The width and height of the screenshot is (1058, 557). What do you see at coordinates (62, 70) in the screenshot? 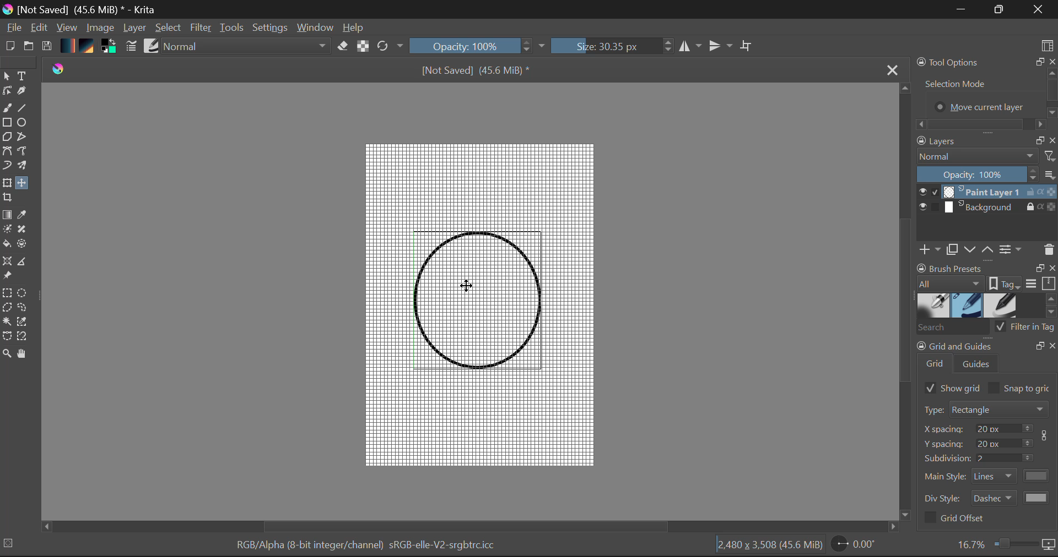
I see `logo` at bounding box center [62, 70].